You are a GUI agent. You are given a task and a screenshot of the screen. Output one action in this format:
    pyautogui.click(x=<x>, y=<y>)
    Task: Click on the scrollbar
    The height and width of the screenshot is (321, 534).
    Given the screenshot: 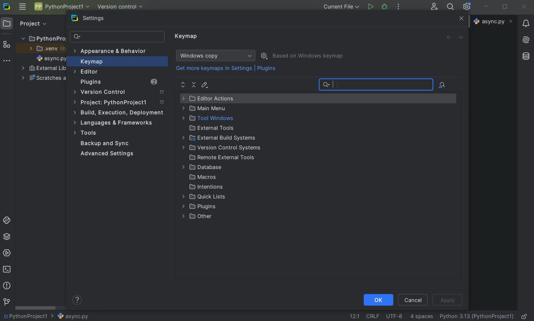 What is the action you would take?
    pyautogui.click(x=36, y=308)
    